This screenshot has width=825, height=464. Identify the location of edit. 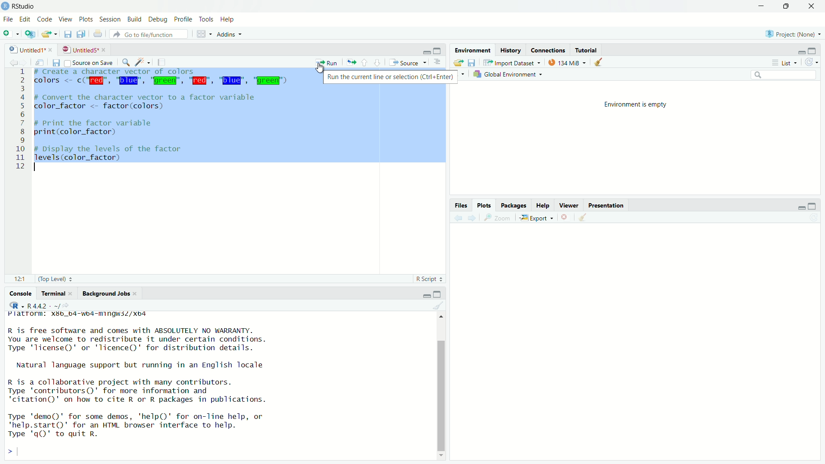
(25, 19).